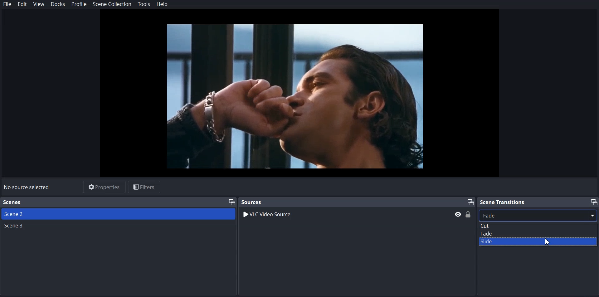 Image resolution: width=599 pixels, height=297 pixels. What do you see at coordinates (469, 214) in the screenshot?
I see `(un)Lock` at bounding box center [469, 214].